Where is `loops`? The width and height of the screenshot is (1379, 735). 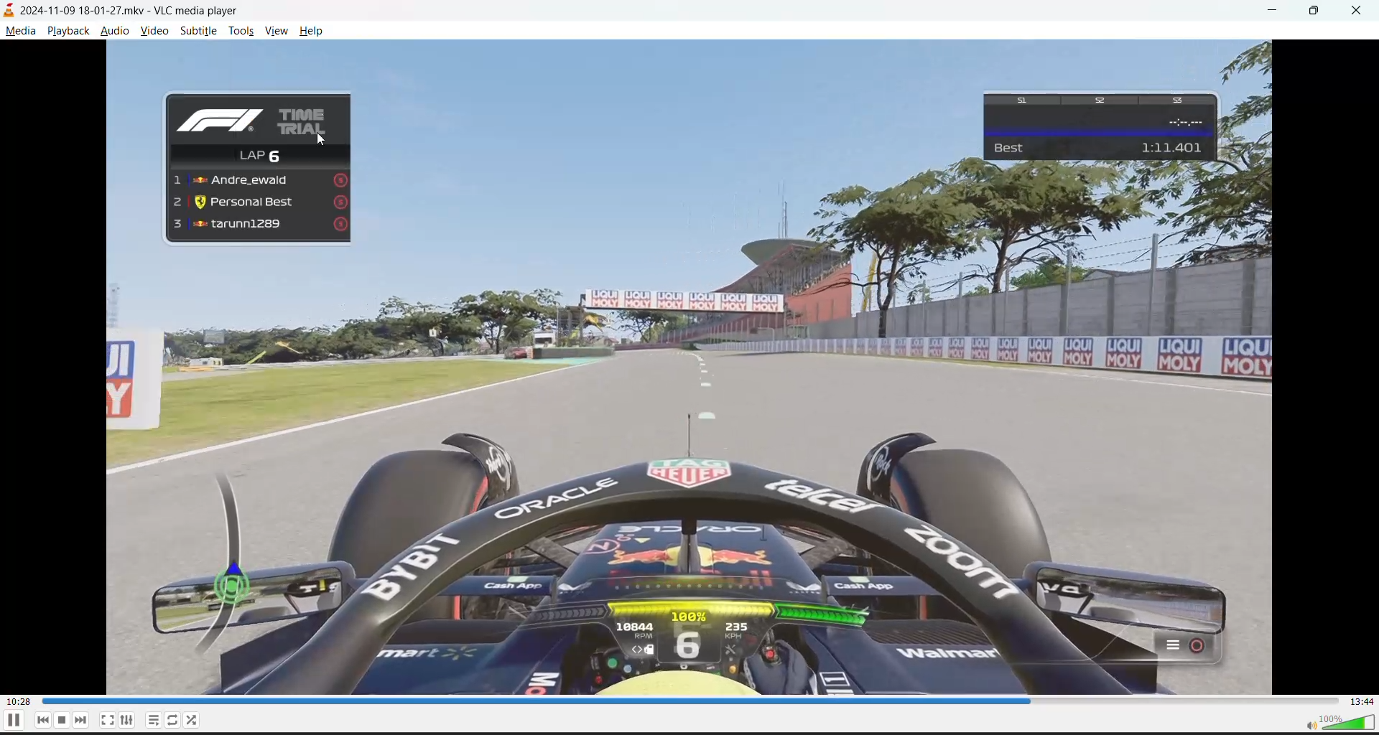
loops is located at coordinates (175, 720).